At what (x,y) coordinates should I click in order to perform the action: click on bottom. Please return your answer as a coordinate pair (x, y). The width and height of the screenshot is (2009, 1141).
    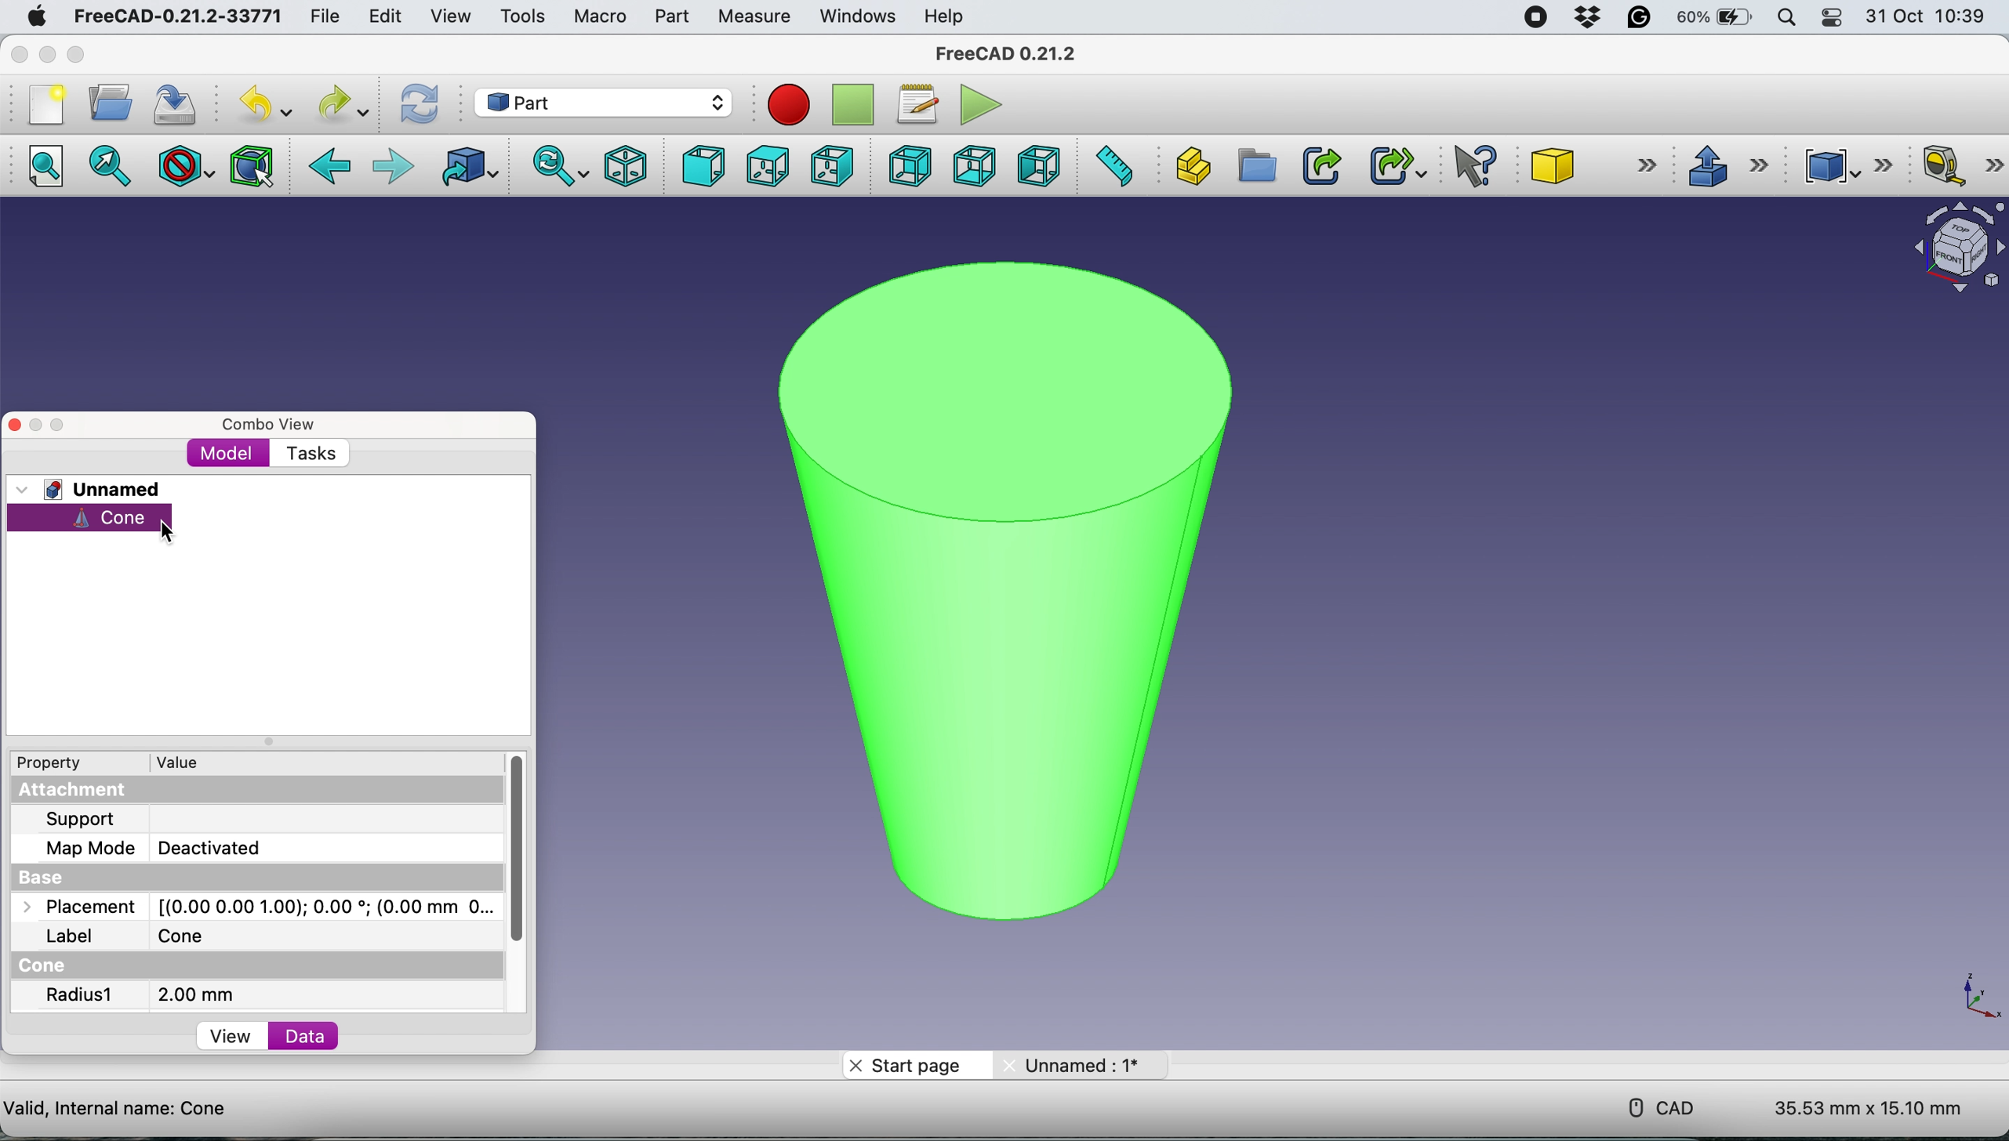
    Looking at the image, I should click on (970, 165).